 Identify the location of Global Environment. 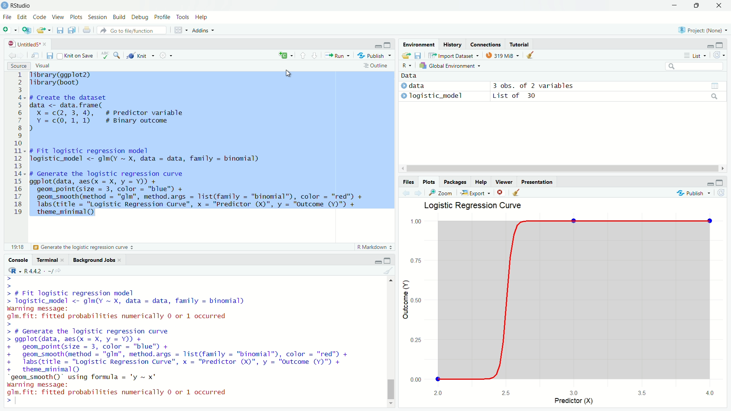
(450, 65).